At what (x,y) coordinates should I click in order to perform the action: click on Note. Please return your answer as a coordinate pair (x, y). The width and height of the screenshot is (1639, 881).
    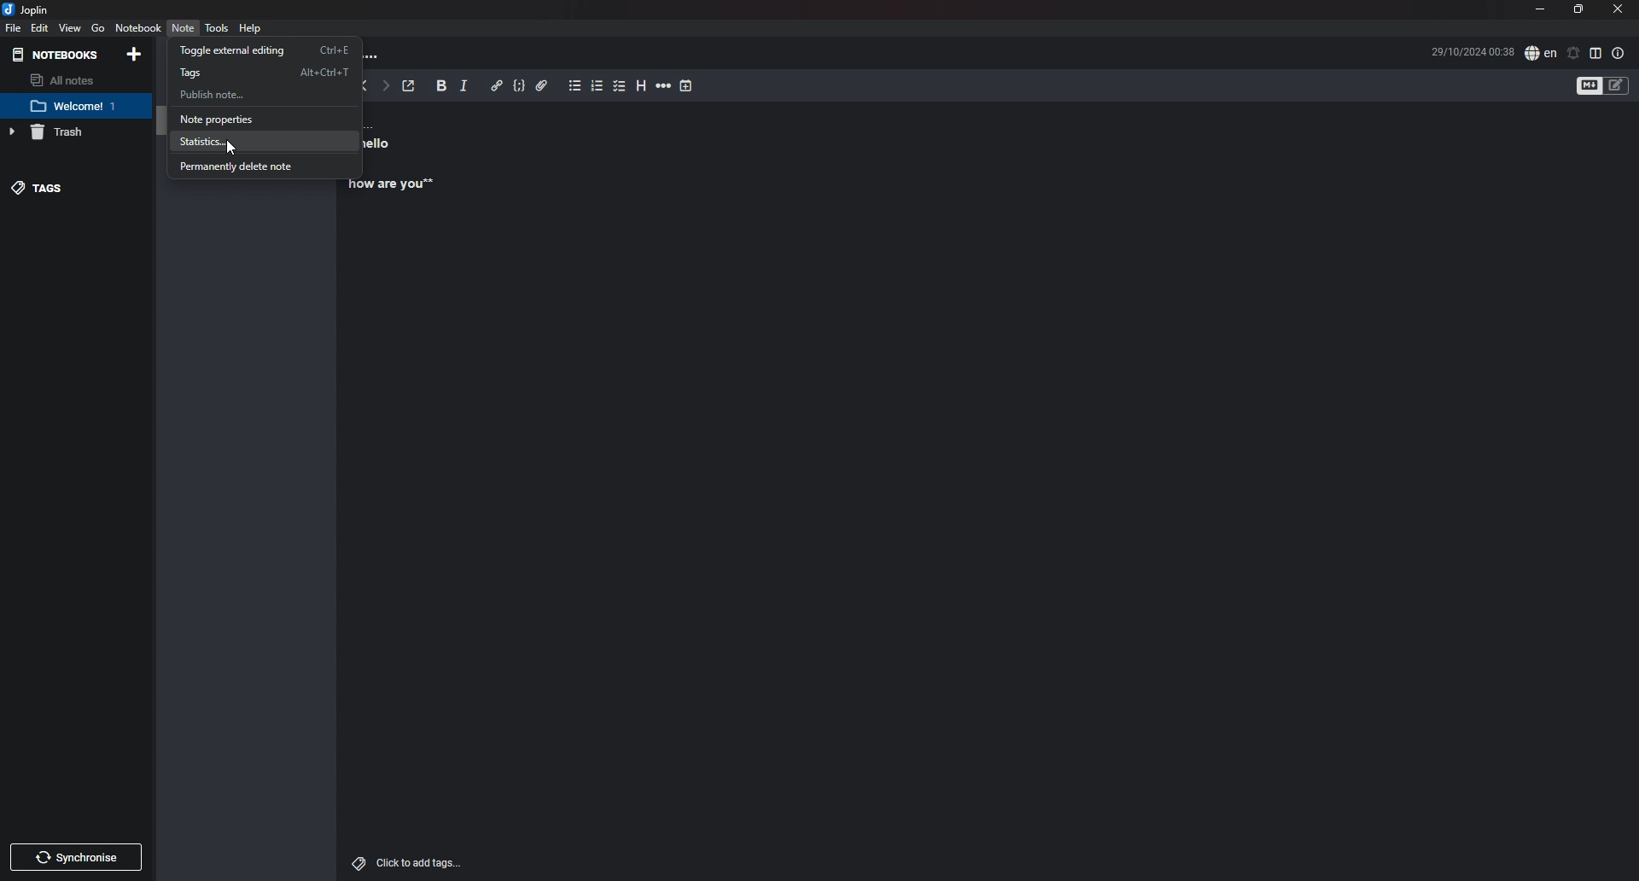
    Looking at the image, I should click on (184, 27).